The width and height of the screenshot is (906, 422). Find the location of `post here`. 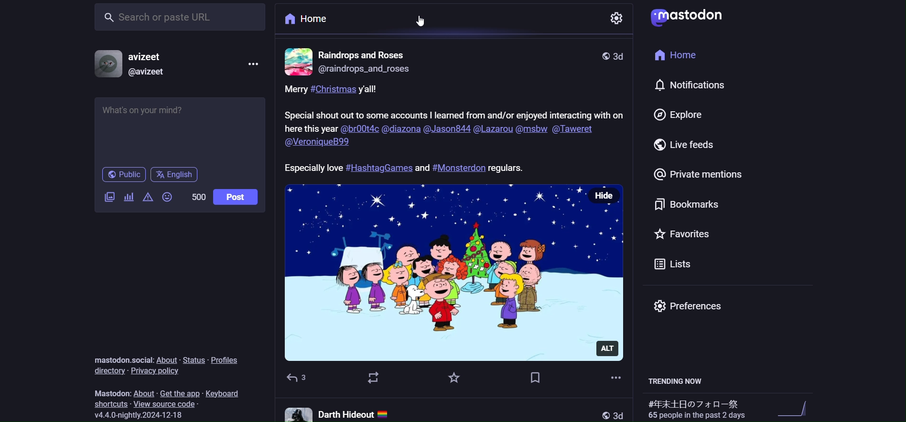

post here is located at coordinates (178, 127).